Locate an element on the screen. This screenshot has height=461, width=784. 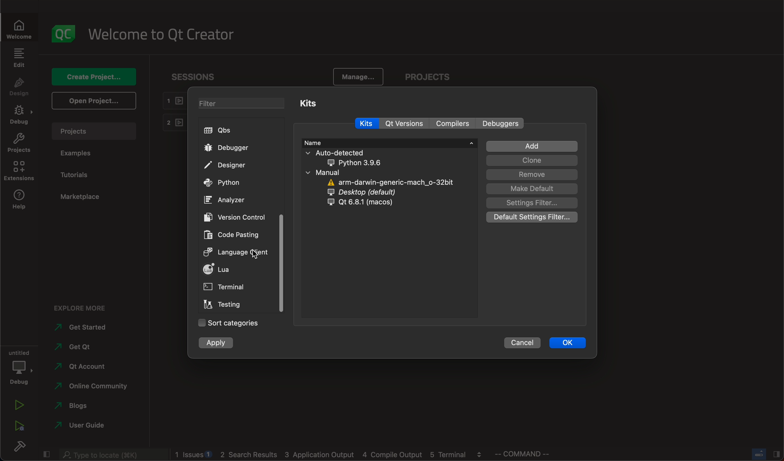
welcome is located at coordinates (161, 35).